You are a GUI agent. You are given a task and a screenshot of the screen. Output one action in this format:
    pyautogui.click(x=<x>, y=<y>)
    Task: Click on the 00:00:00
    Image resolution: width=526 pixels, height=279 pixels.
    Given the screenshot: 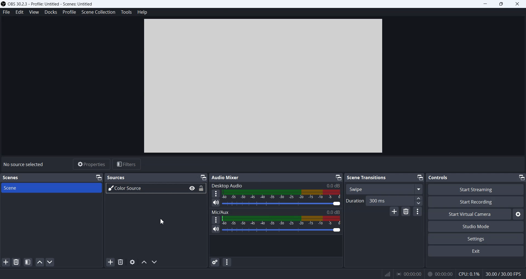 What is the action you would take?
    pyautogui.click(x=408, y=274)
    